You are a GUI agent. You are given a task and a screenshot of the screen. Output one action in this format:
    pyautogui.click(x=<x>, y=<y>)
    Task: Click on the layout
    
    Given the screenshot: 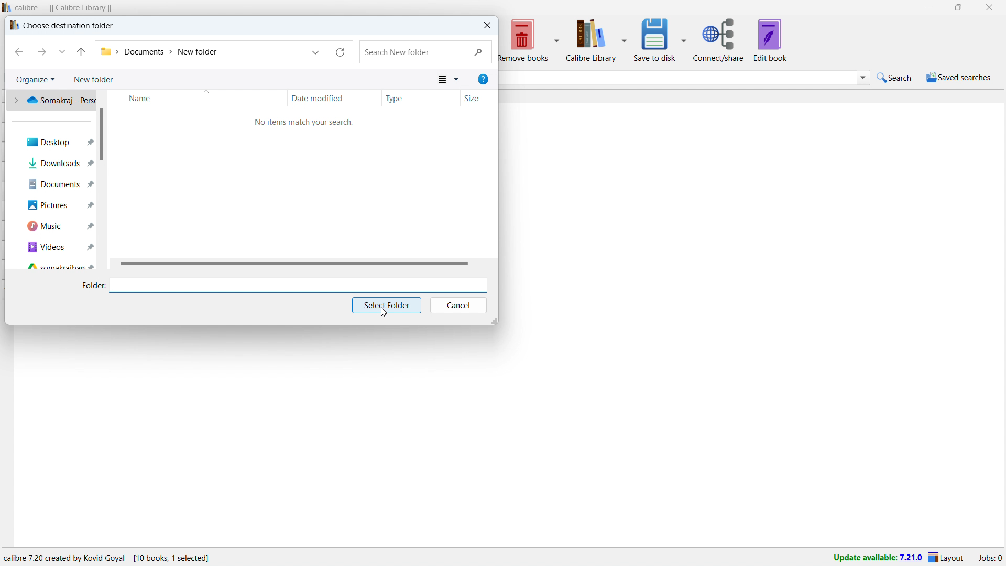 What is the action you would take?
    pyautogui.click(x=947, y=557)
    